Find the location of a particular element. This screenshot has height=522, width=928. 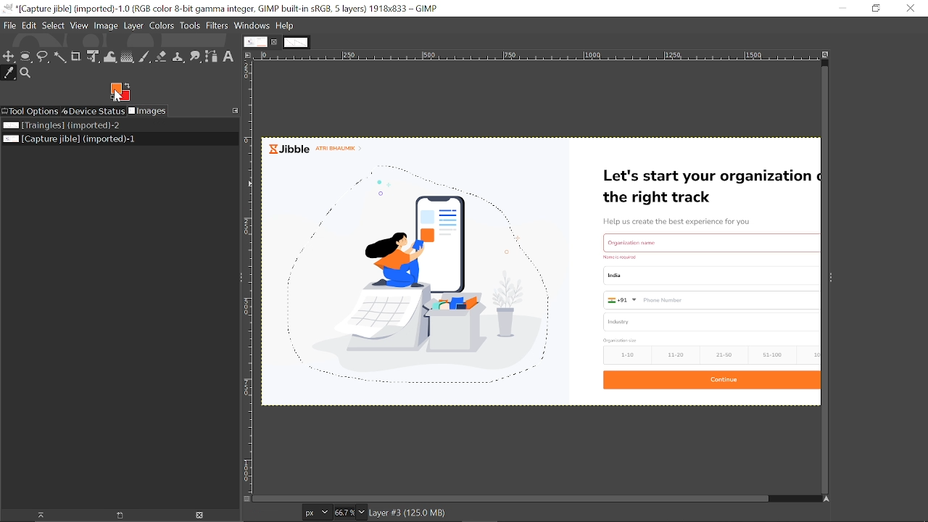

Crop tool is located at coordinates (76, 56).